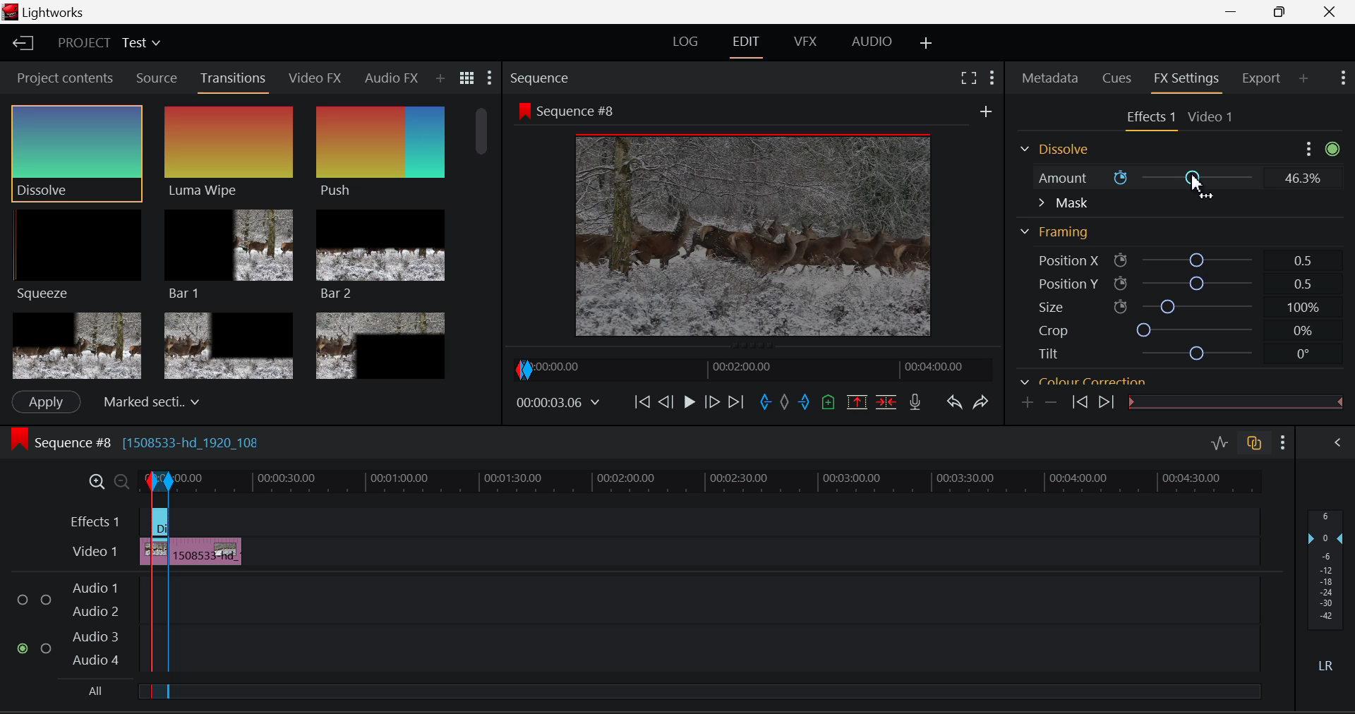 The width and height of the screenshot is (1355, 714). What do you see at coordinates (1344, 78) in the screenshot?
I see `Show Settings` at bounding box center [1344, 78].